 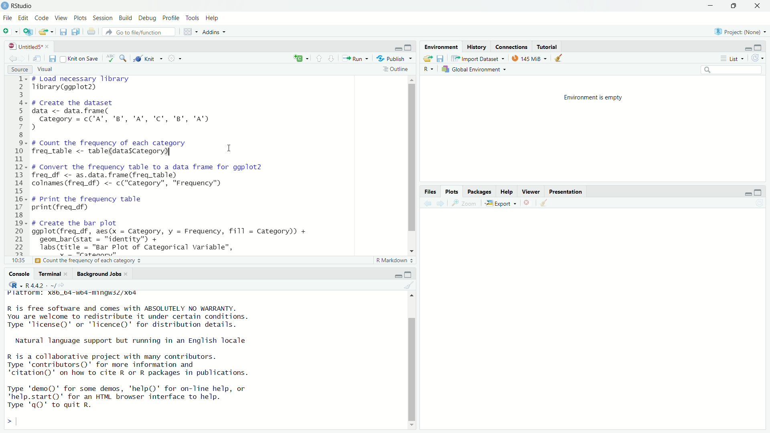 I want to click on maximize, so click(x=736, y=6).